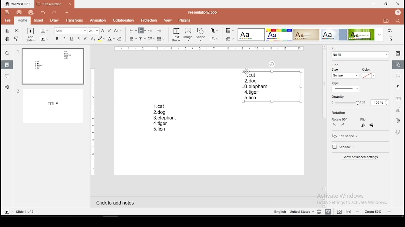 The height and width of the screenshot is (227, 405). I want to click on print file, so click(18, 12).